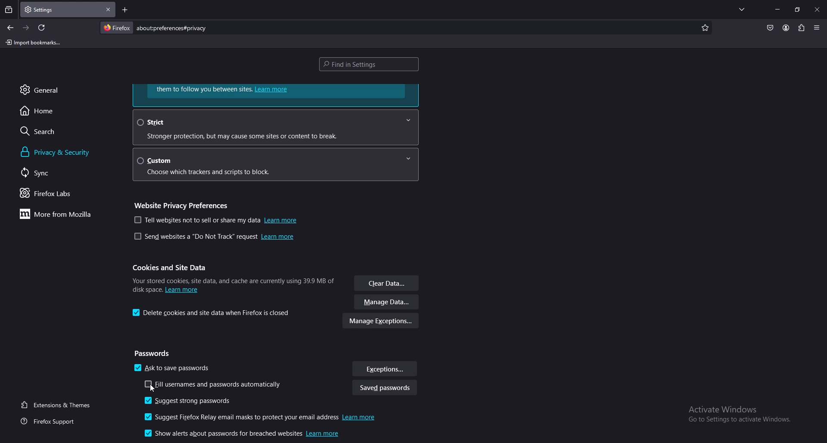  Describe the element at coordinates (817, 10) in the screenshot. I see `close` at that location.